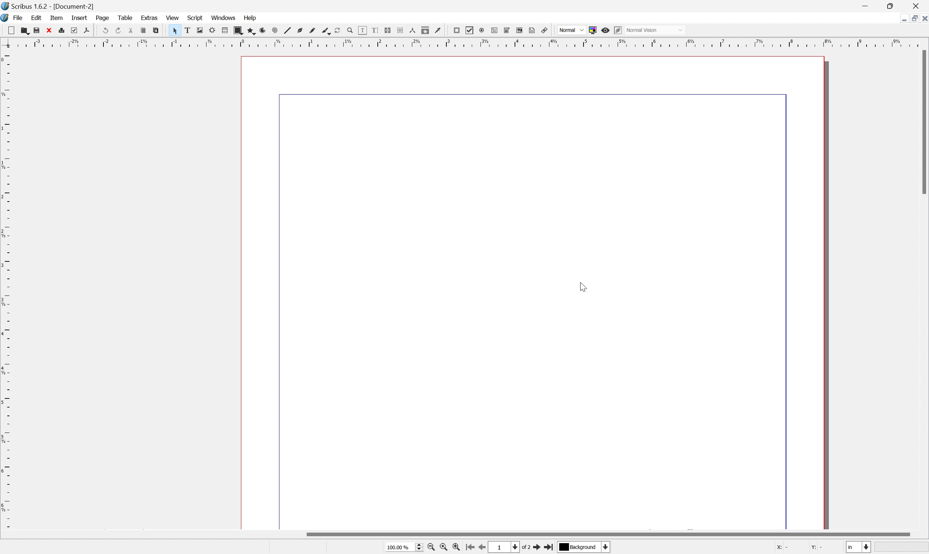 This screenshot has width=929, height=554. I want to click on Close, so click(923, 18).